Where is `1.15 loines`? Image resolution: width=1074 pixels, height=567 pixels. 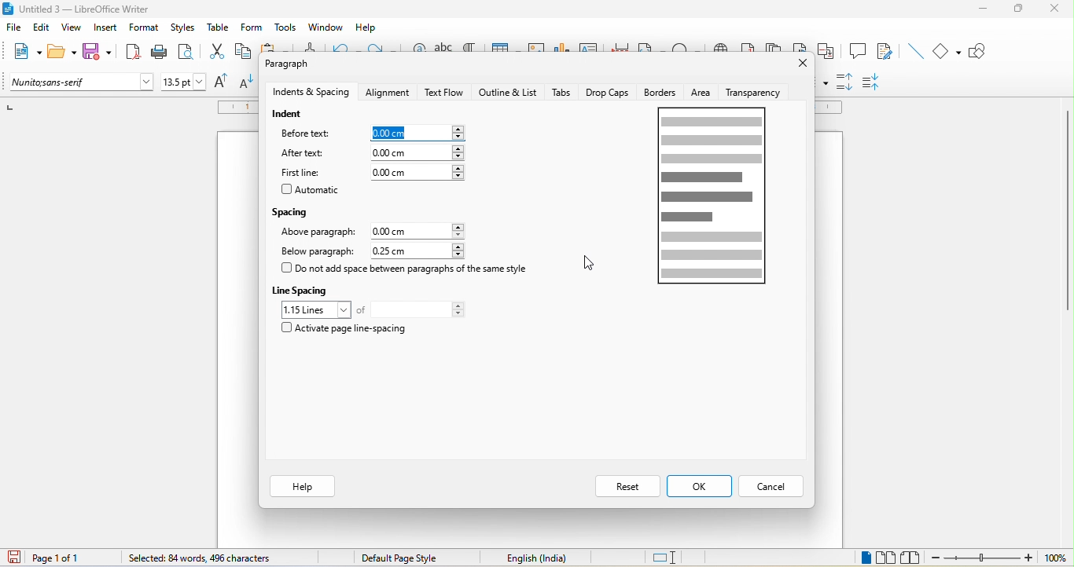
1.15 loines is located at coordinates (315, 309).